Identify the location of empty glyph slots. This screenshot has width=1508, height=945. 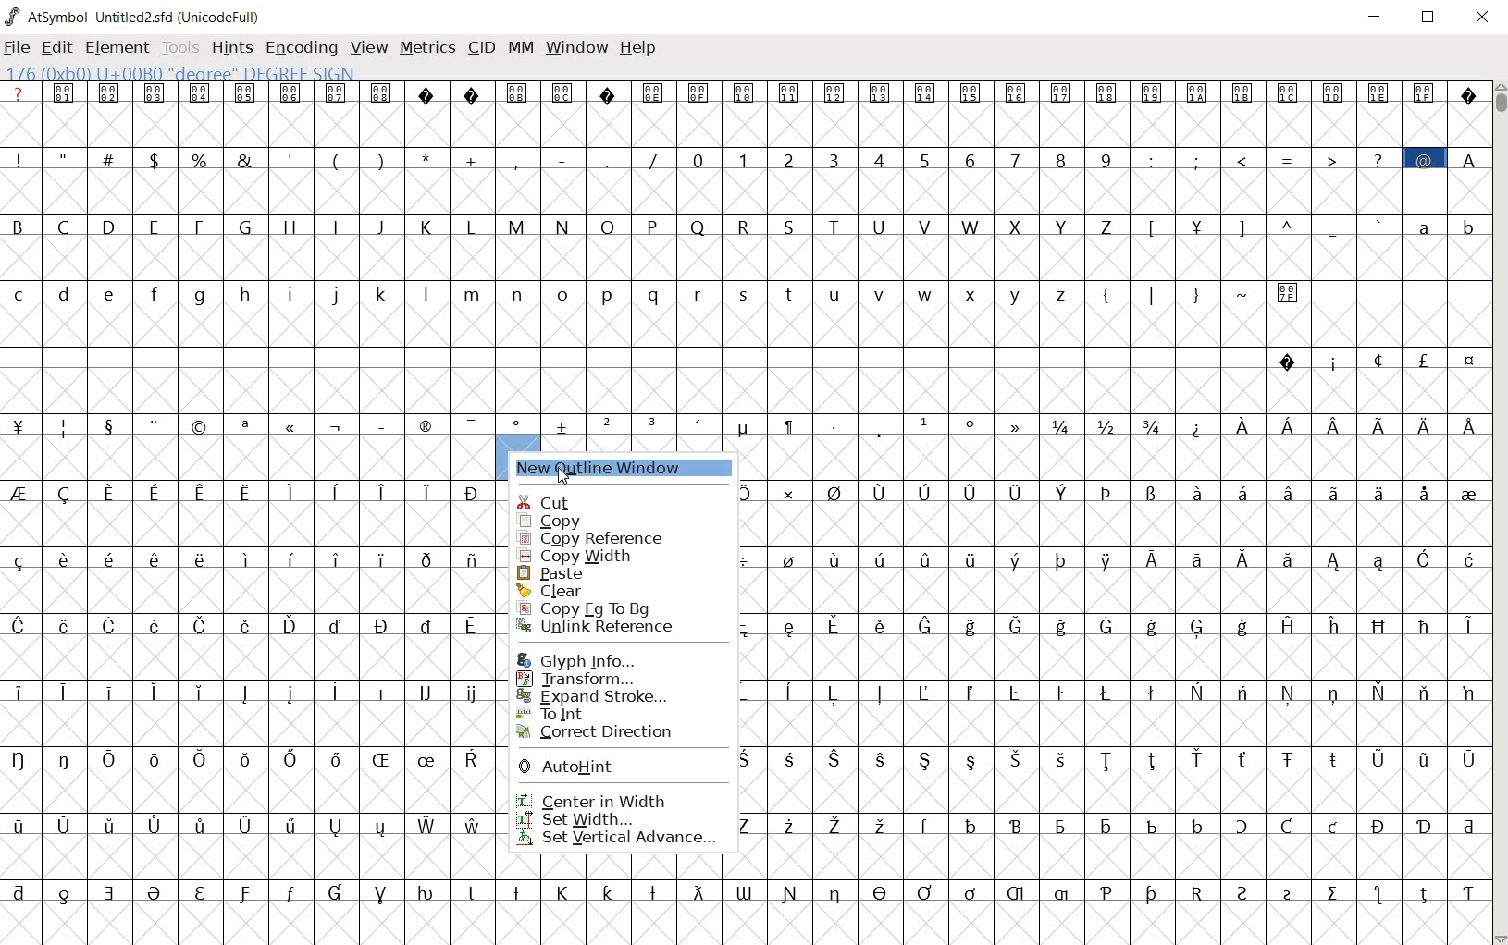
(1112, 460).